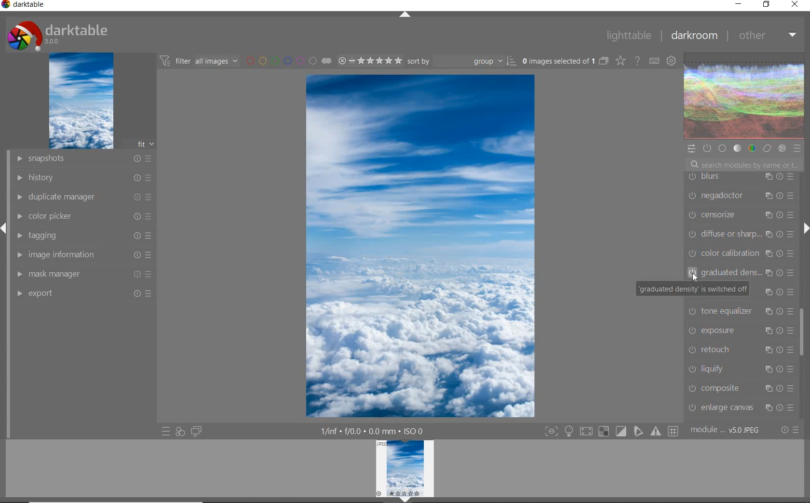  I want to click on exposure, so click(740, 330).